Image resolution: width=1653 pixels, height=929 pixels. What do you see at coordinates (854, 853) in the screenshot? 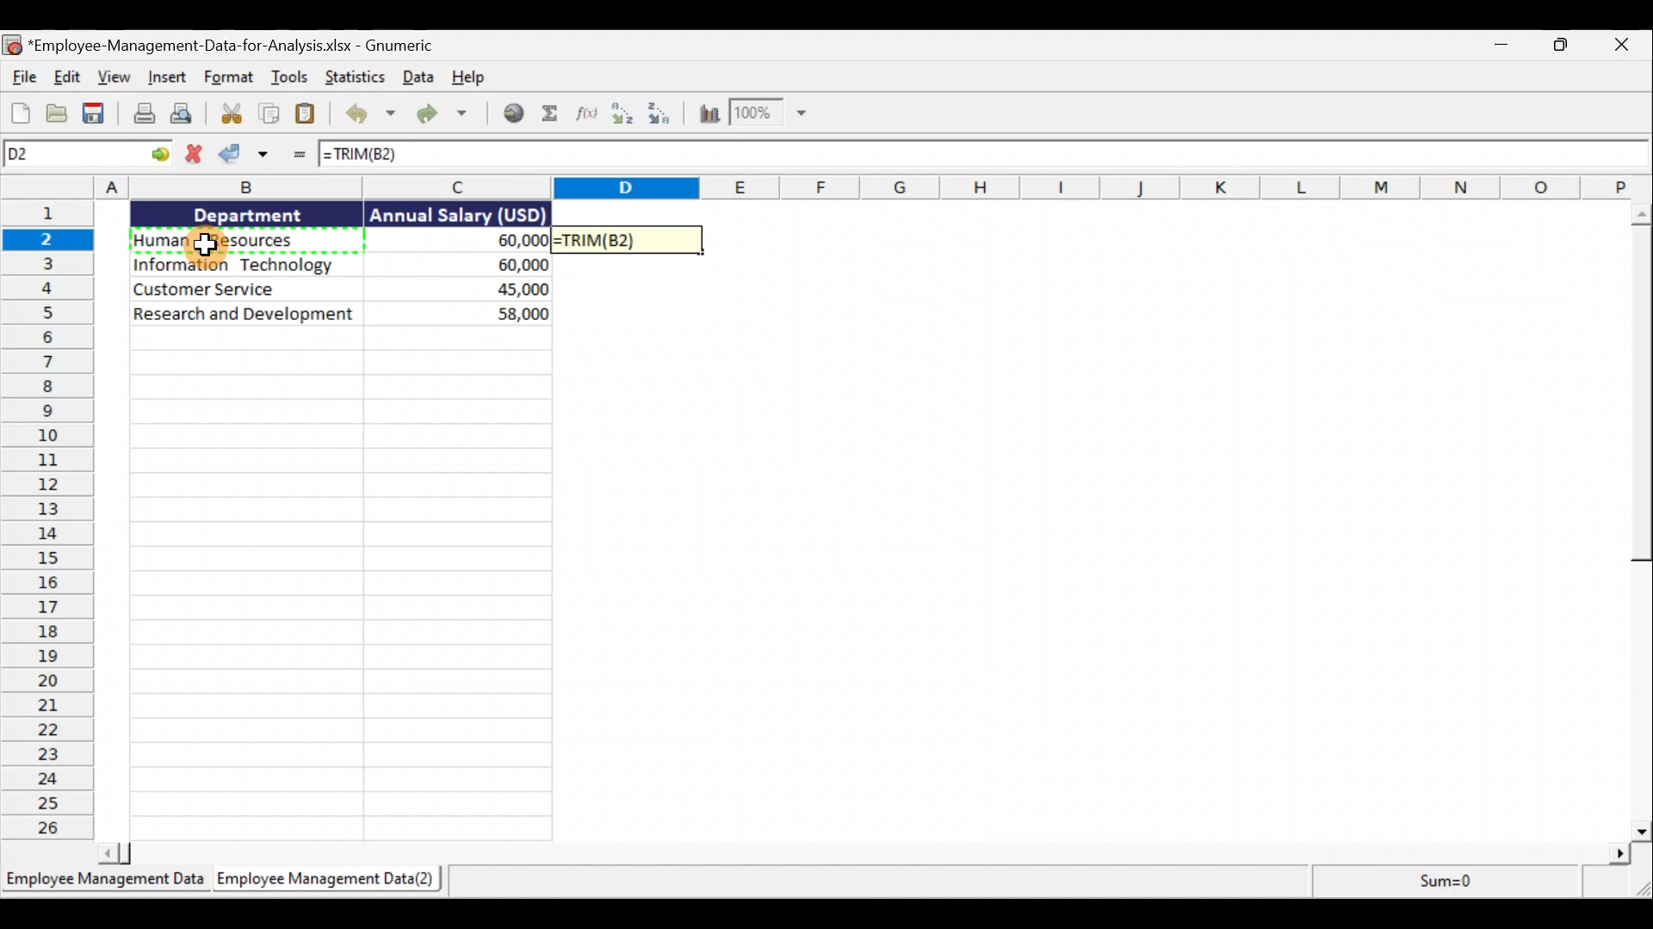
I see `scroll bar` at bounding box center [854, 853].